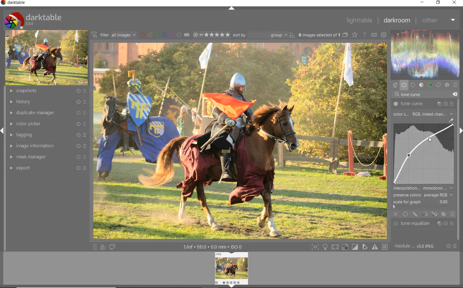  What do you see at coordinates (383, 35) in the screenshot?
I see `show global preferences` at bounding box center [383, 35].